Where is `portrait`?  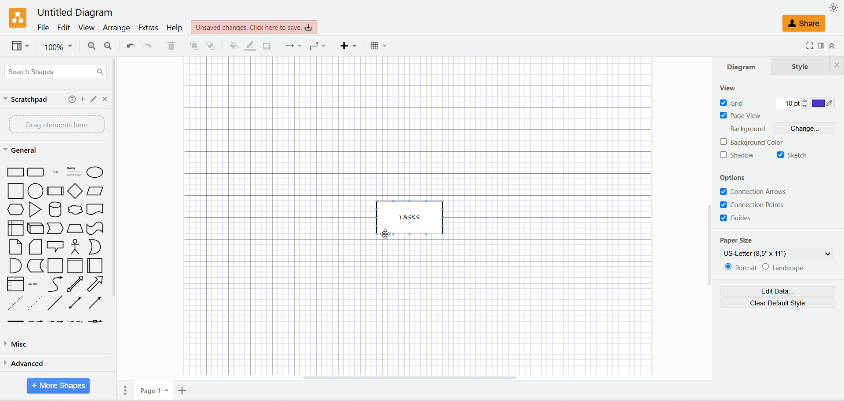
portrait is located at coordinates (739, 268).